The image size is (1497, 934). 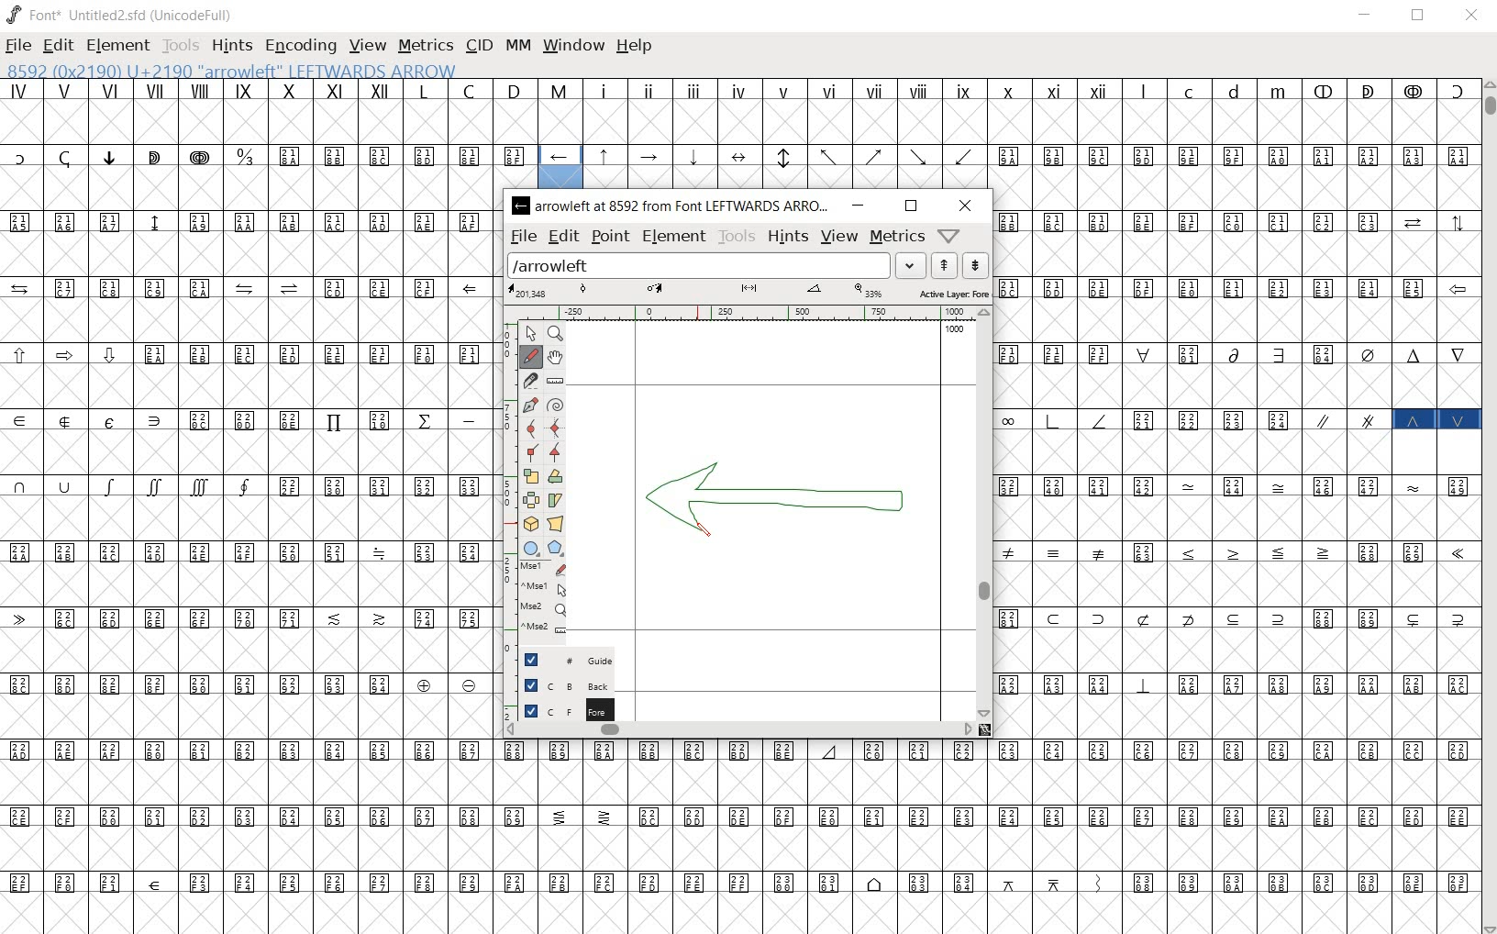 I want to click on Help/Window, so click(x=952, y=236).